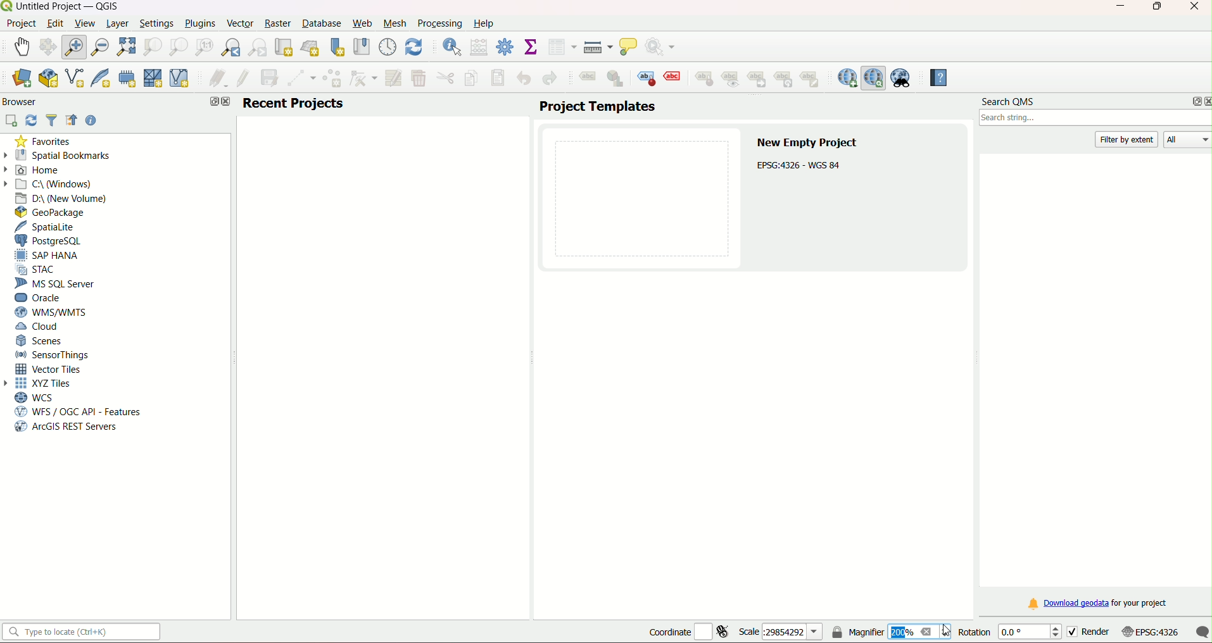  What do you see at coordinates (44, 170) in the screenshot?
I see `home` at bounding box center [44, 170].